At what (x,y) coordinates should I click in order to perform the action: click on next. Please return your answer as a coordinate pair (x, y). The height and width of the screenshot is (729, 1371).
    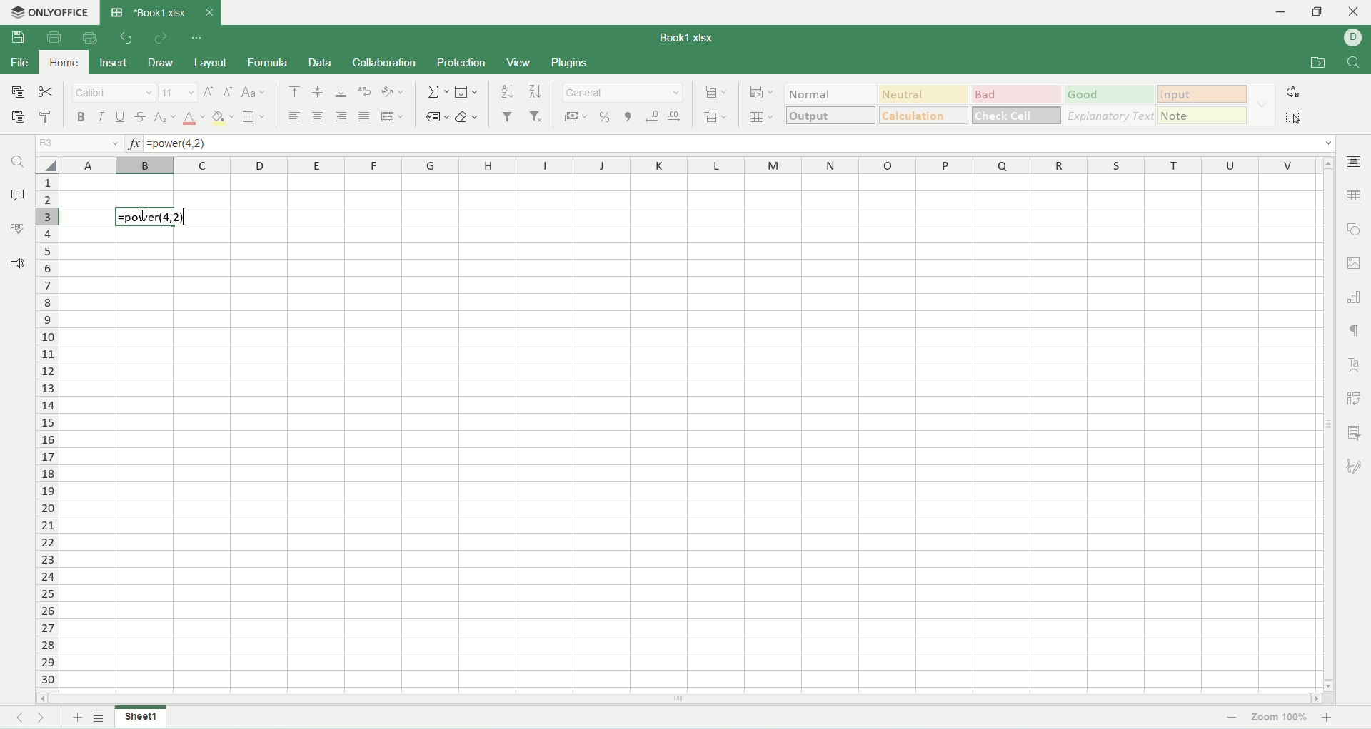
    Looking at the image, I should click on (48, 718).